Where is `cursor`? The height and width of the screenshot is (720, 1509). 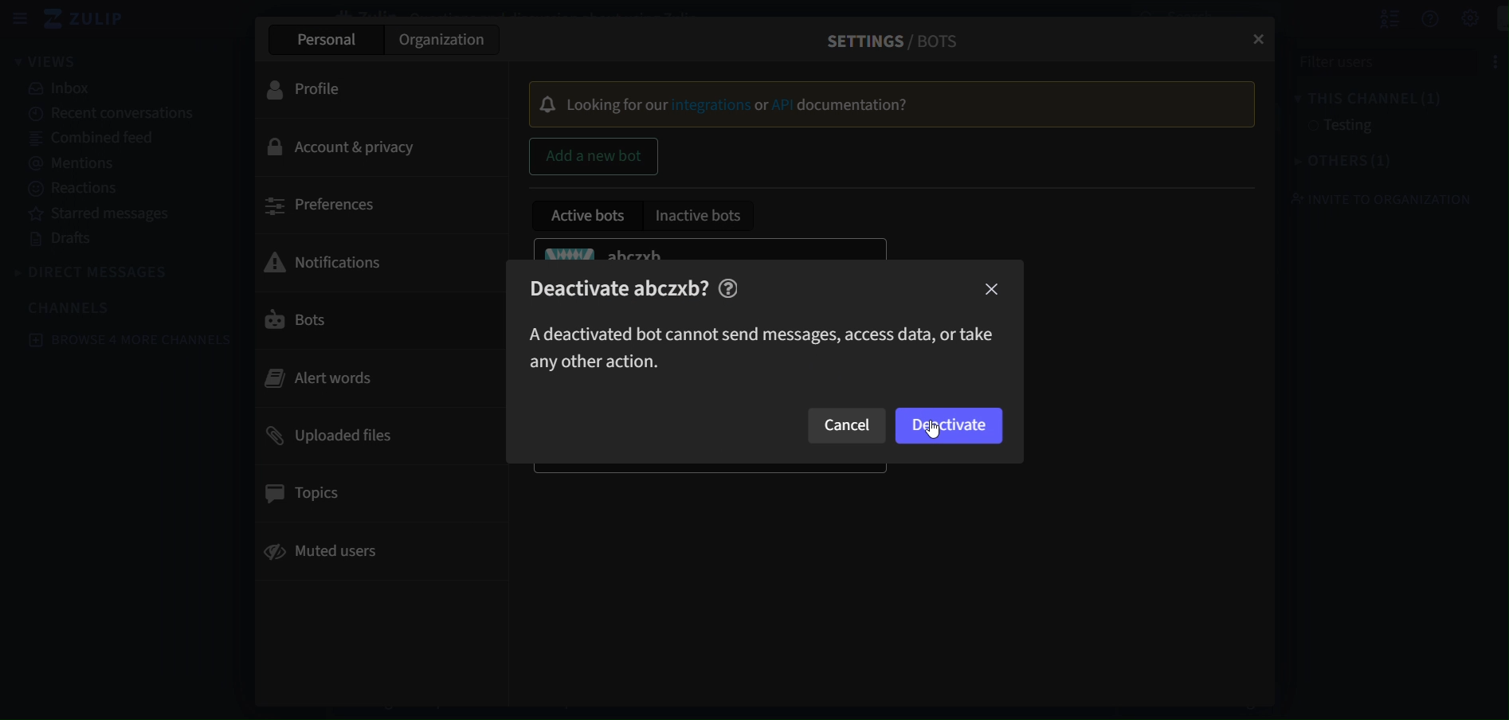
cursor is located at coordinates (931, 432).